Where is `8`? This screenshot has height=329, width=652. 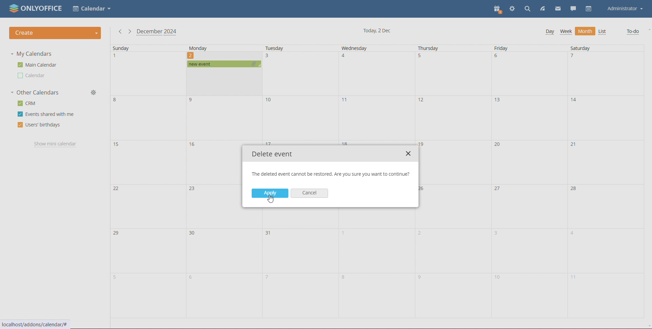 8 is located at coordinates (344, 278).